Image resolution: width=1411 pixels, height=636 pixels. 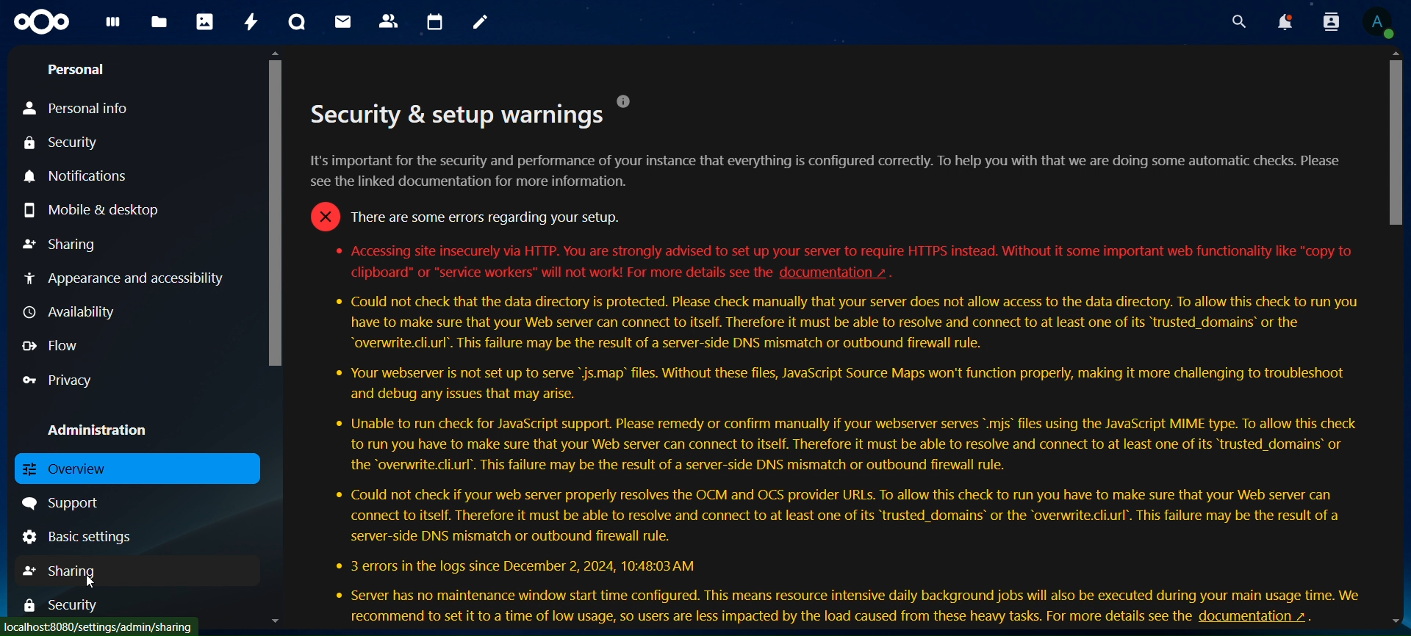 I want to click on localhost8080/settings/admin/overview, so click(x=104, y=625).